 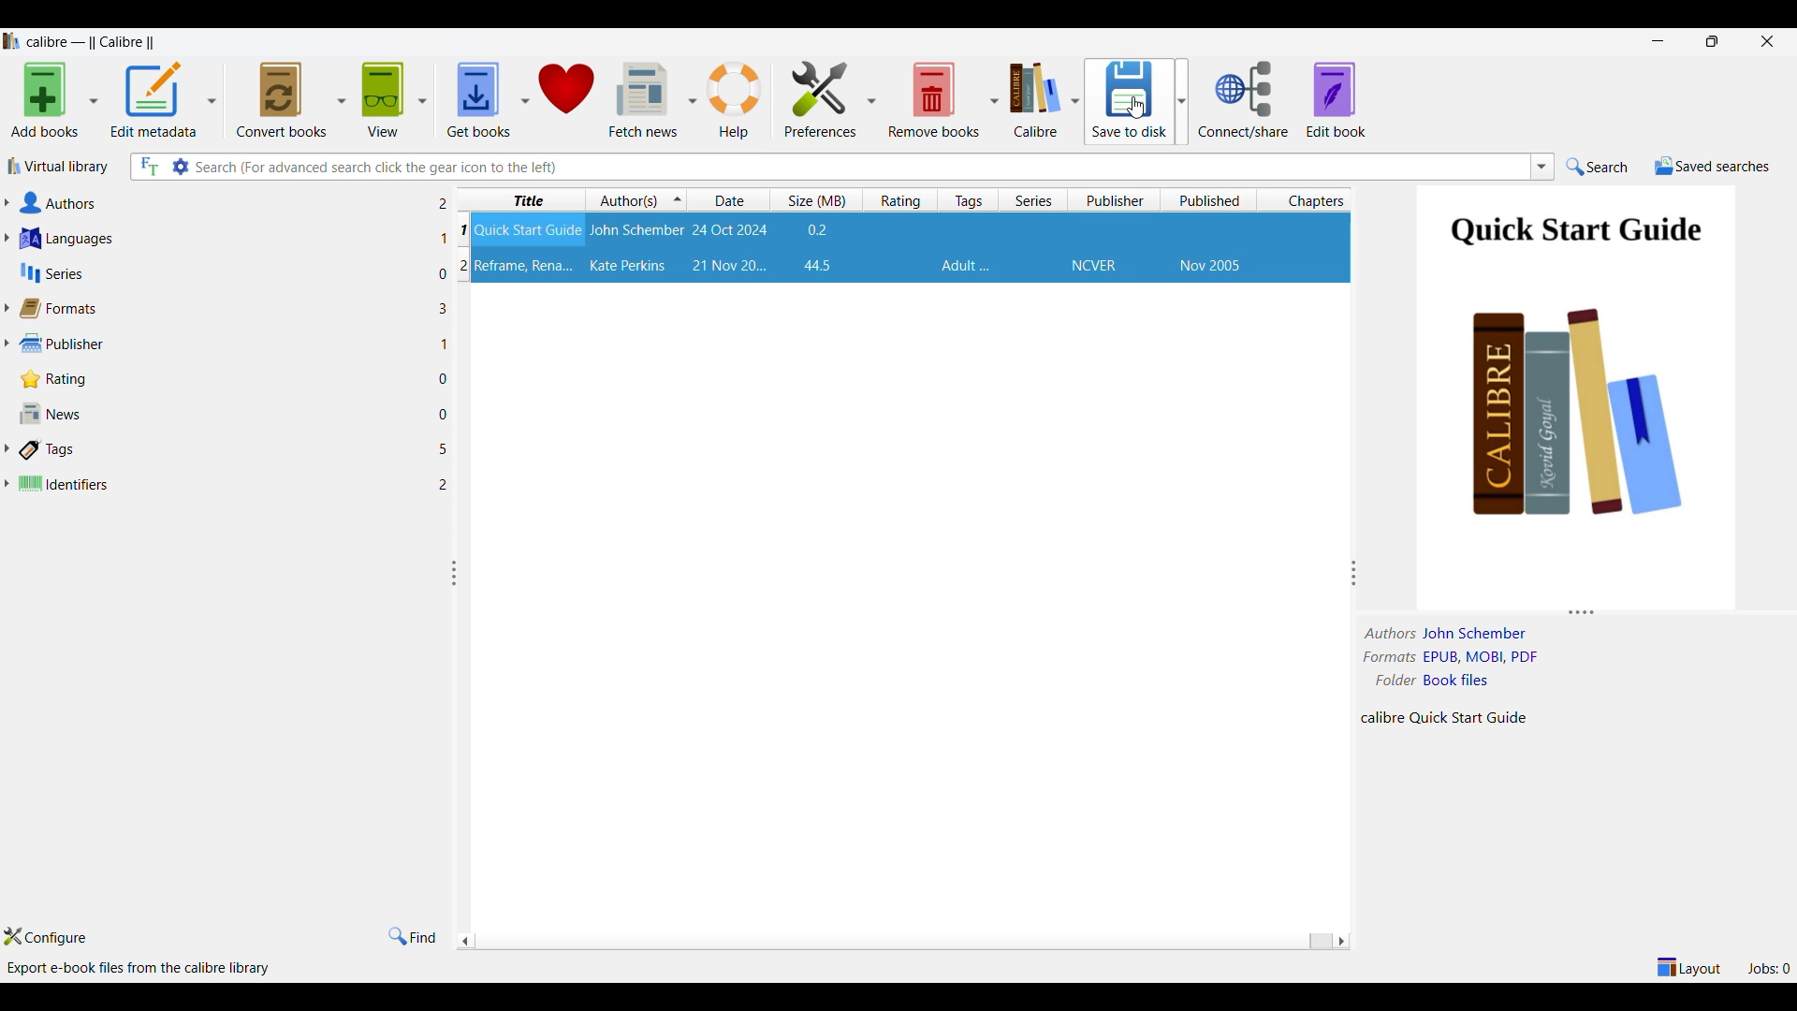 I want to click on List options, so click(x=1542, y=167).